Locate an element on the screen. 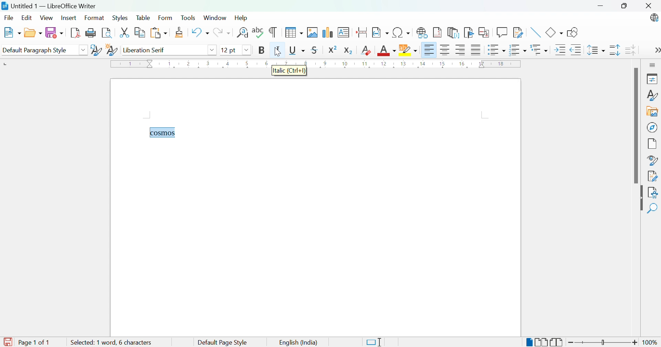 This screenshot has width=661, height=347. Subscript is located at coordinates (349, 51).